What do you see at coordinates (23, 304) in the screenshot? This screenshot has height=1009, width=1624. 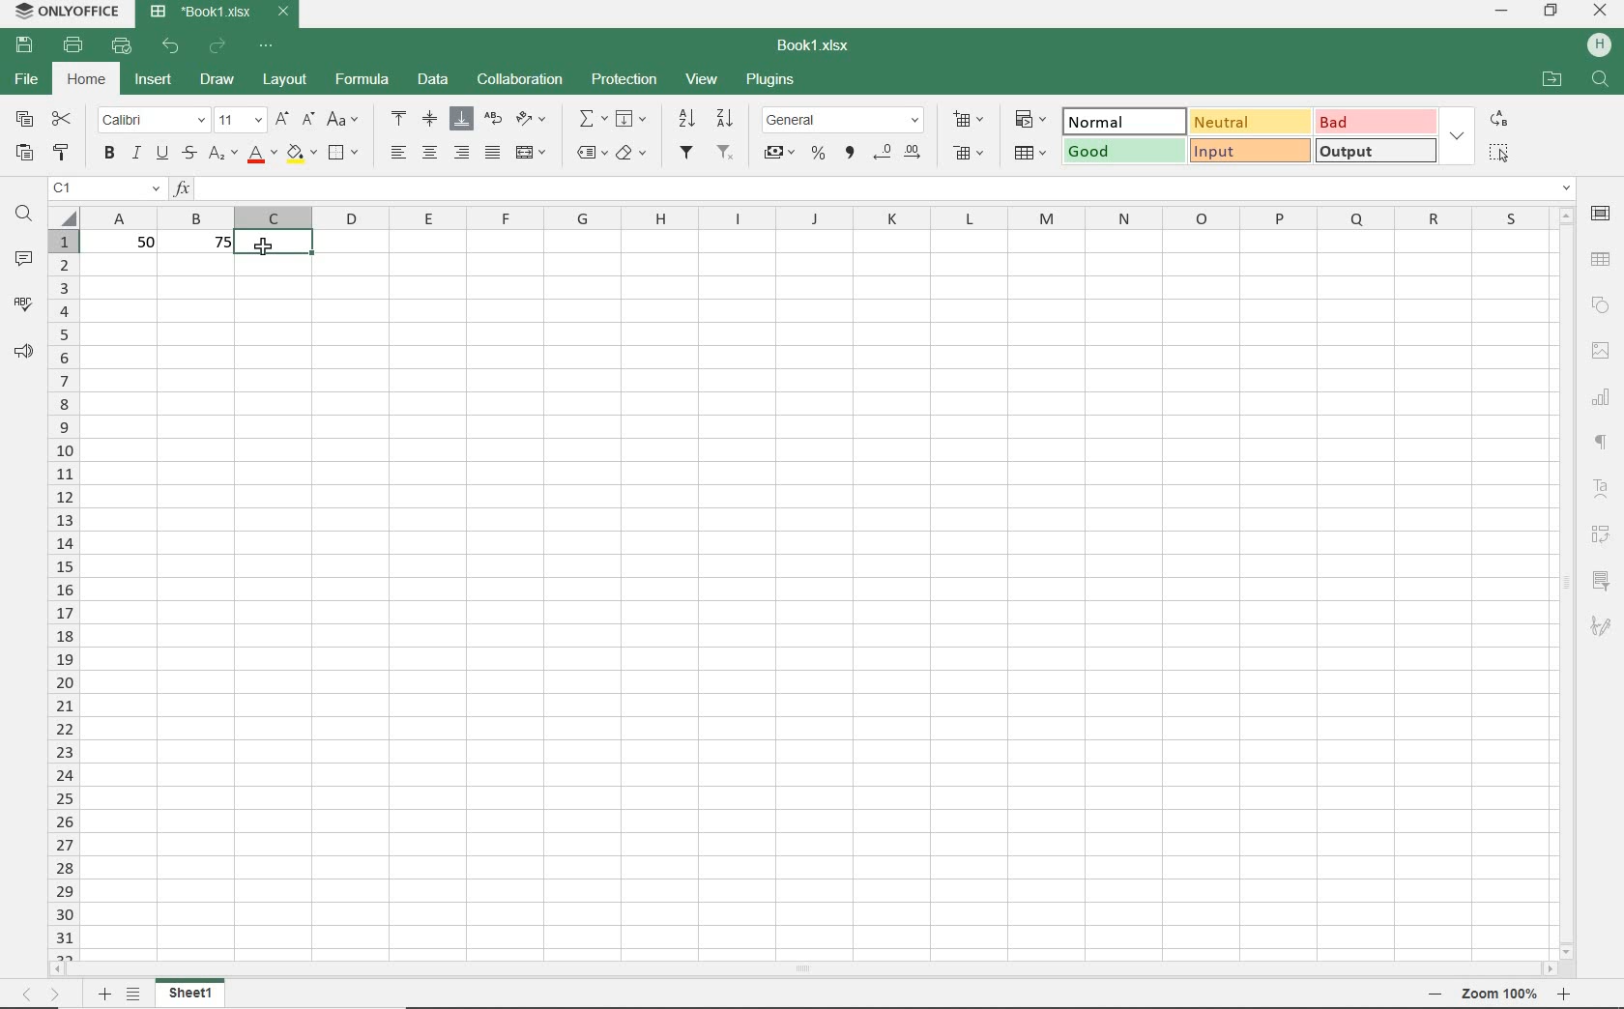 I see `spell checking` at bounding box center [23, 304].